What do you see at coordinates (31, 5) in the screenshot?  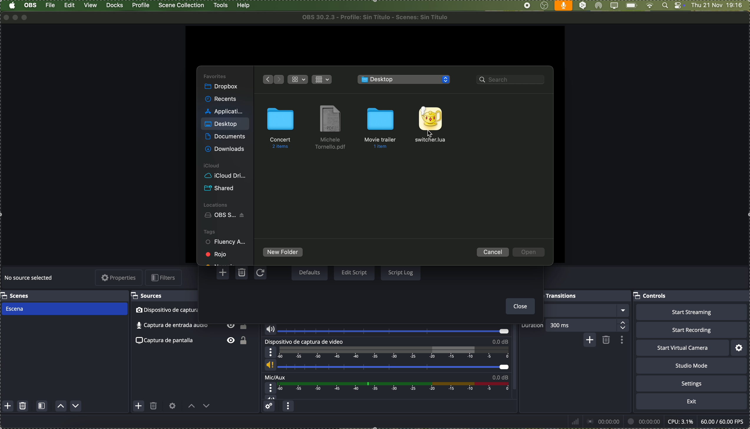 I see `OBS` at bounding box center [31, 5].